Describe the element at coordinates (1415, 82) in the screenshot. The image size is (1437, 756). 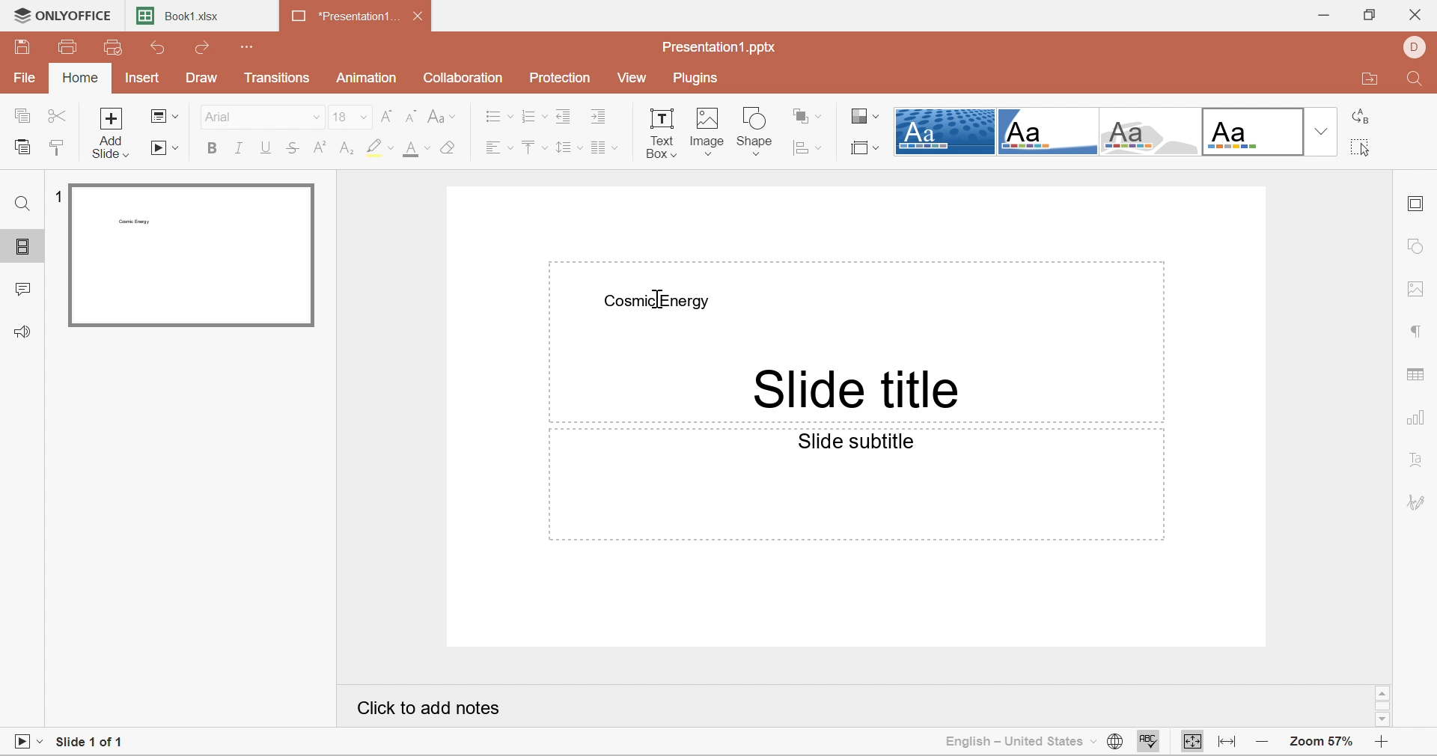
I see `Find` at that location.